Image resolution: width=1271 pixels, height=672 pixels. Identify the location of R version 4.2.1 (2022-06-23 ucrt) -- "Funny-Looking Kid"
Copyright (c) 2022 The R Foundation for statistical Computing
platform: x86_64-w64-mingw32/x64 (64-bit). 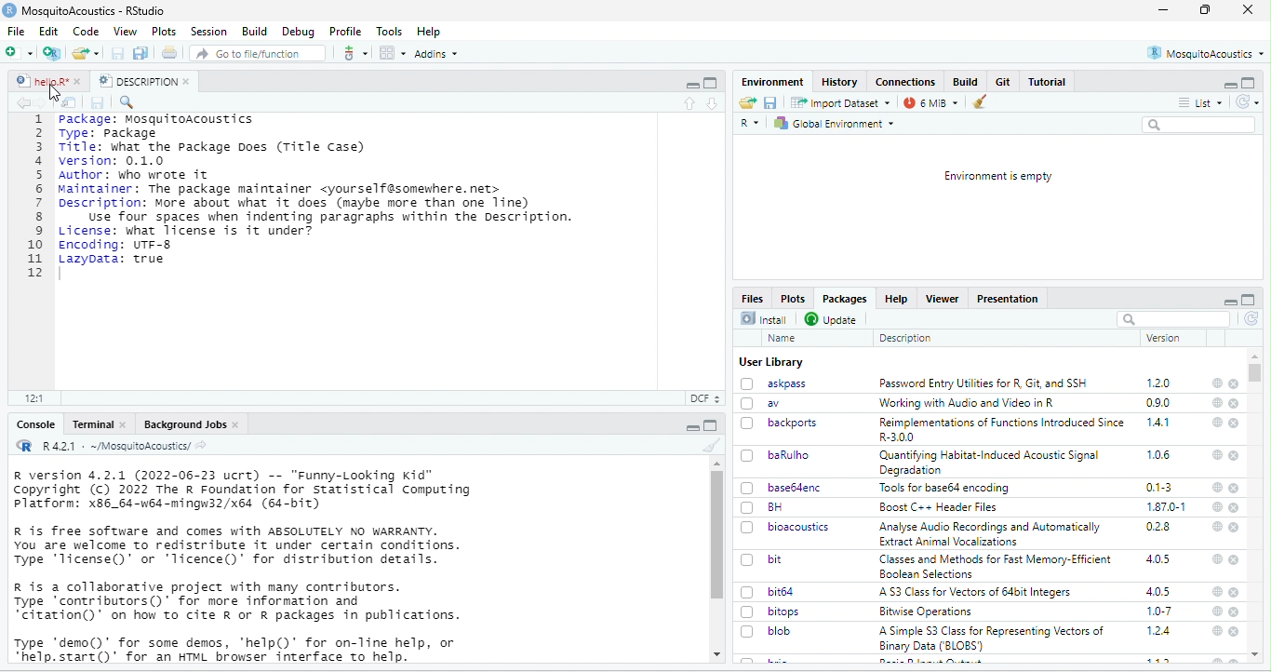
(243, 491).